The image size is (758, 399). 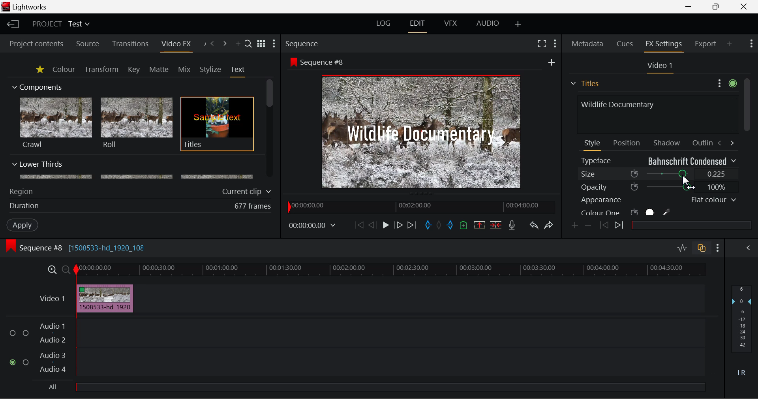 What do you see at coordinates (550, 225) in the screenshot?
I see `Redo` at bounding box center [550, 225].